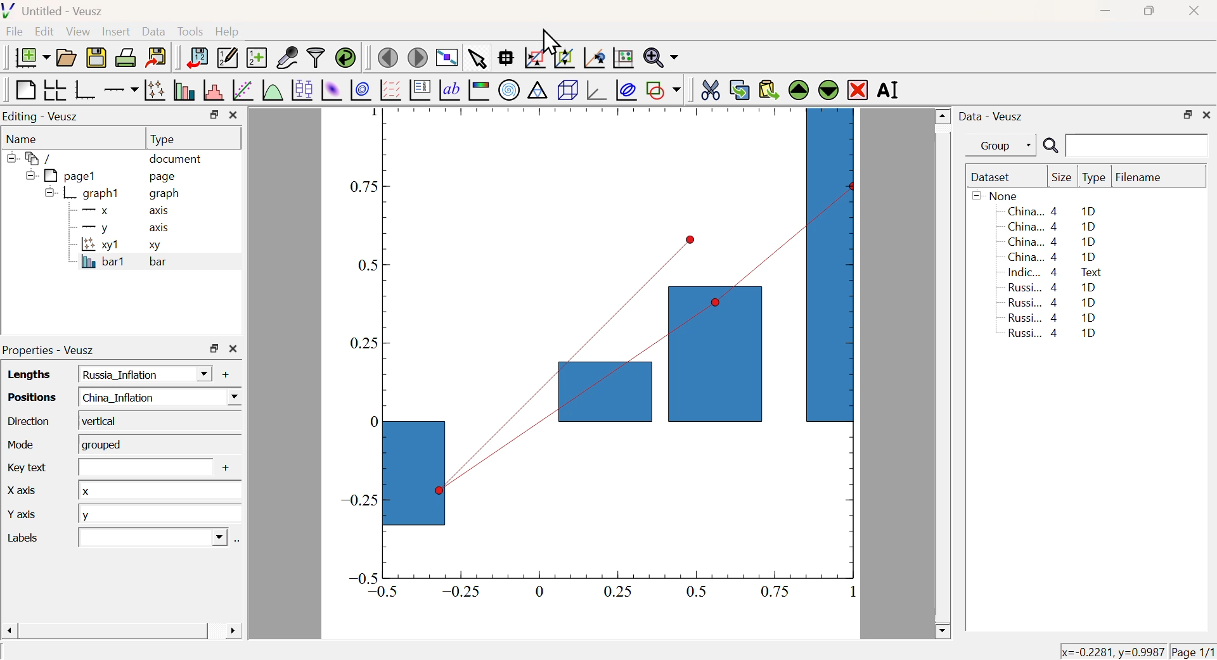  I want to click on China... 4 1D, so click(1054, 226).